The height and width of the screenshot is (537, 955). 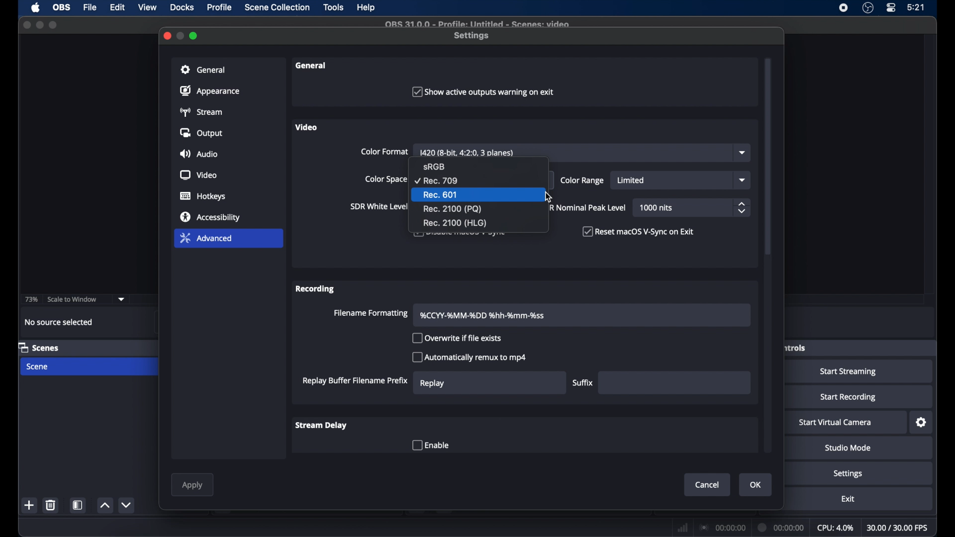 What do you see at coordinates (466, 153) in the screenshot?
I see `color format` at bounding box center [466, 153].